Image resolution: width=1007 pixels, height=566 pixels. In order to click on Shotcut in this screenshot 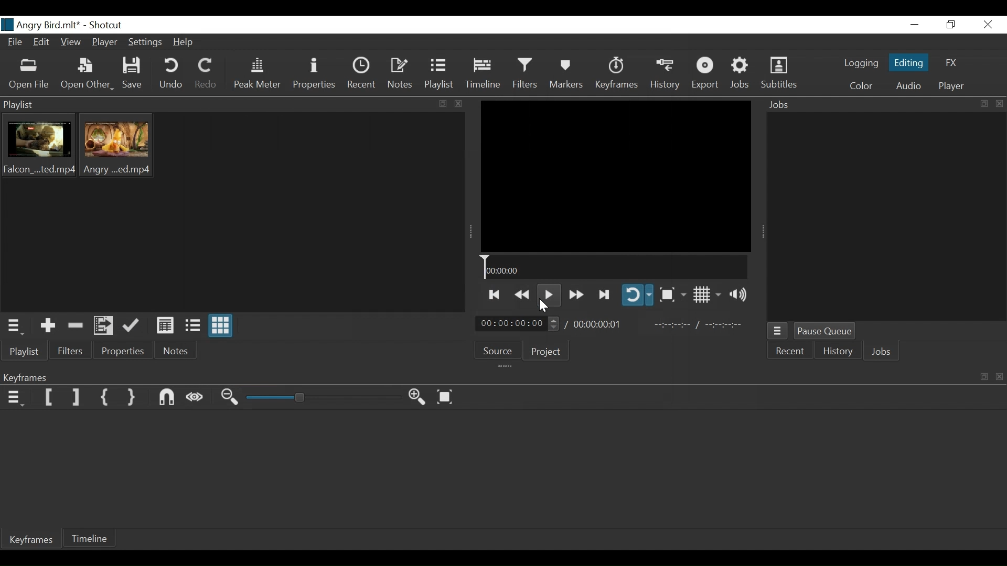, I will do `click(110, 25)`.